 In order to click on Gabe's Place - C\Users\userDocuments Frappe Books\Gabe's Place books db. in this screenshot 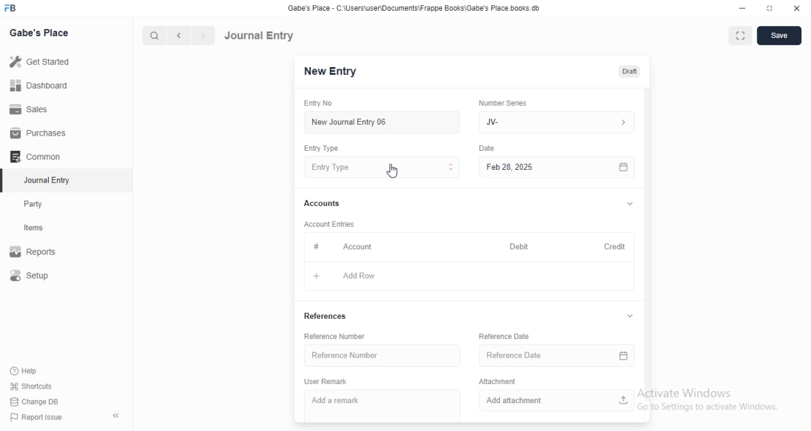, I will do `click(414, 8)`.